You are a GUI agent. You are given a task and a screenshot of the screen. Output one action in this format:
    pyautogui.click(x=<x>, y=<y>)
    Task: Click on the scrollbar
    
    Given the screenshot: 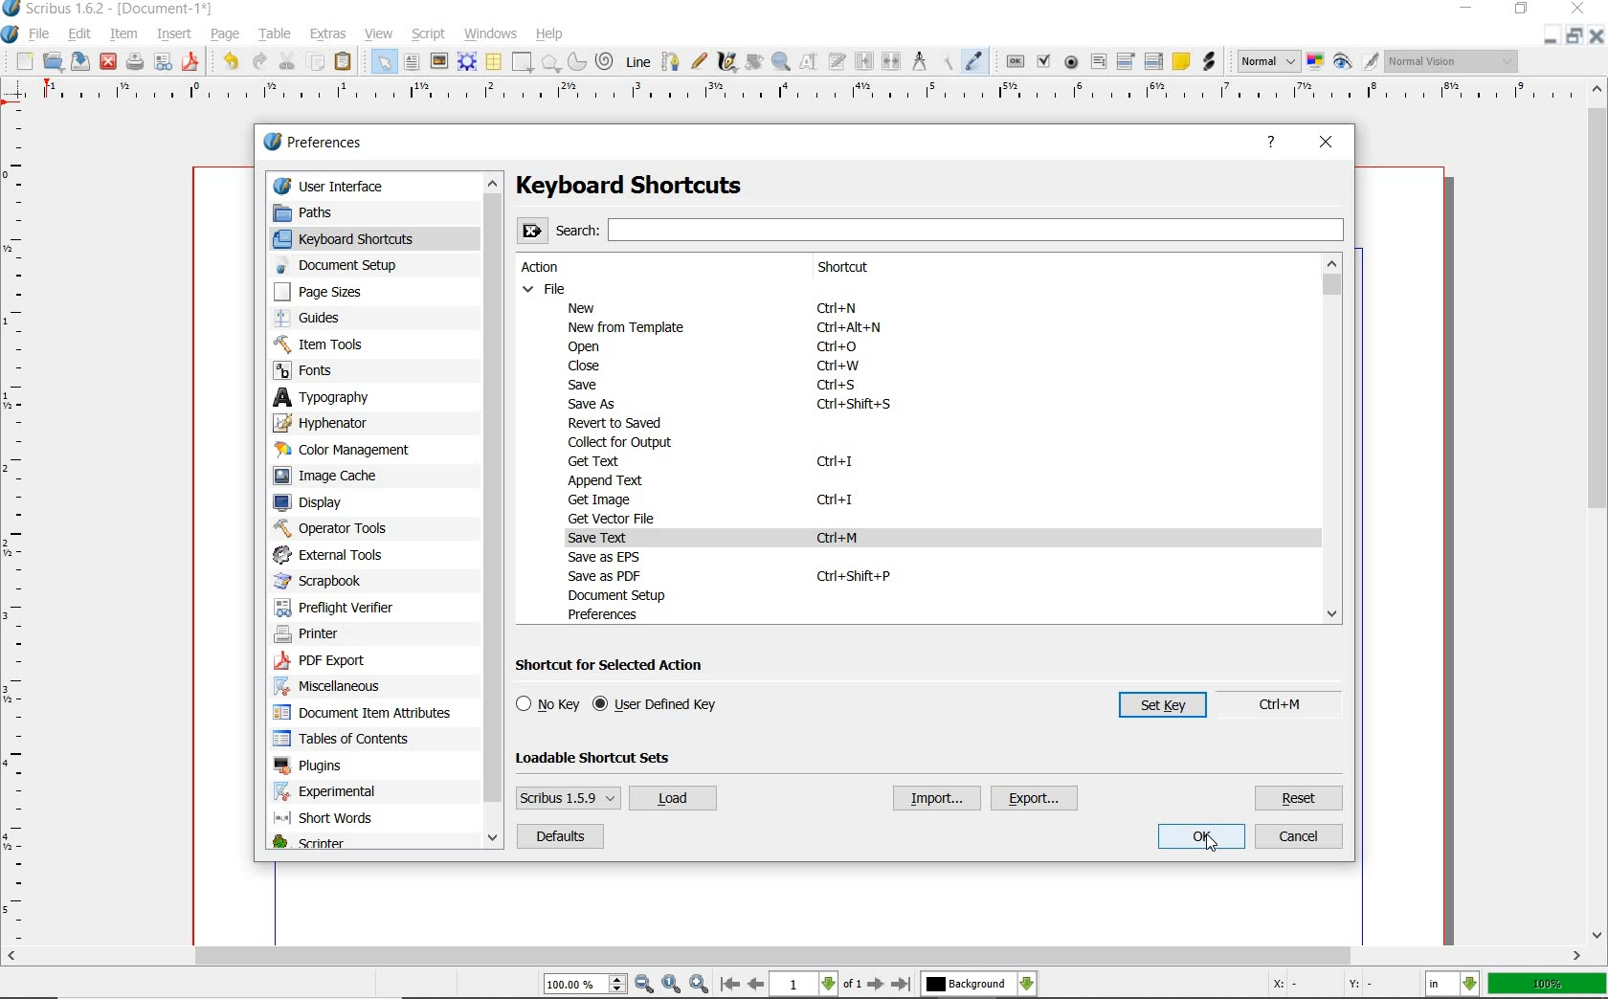 What is the action you would take?
    pyautogui.click(x=1598, y=512)
    